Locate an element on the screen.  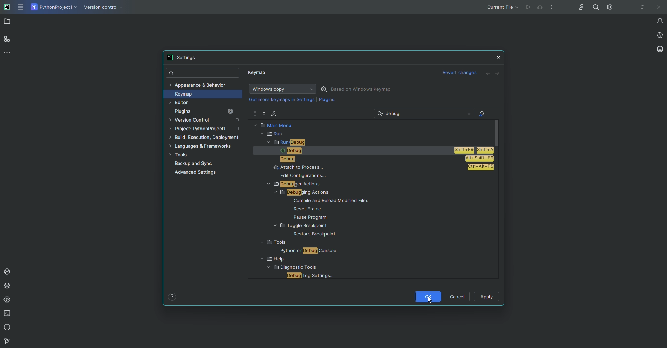
FILE NAME is located at coordinates (309, 276).